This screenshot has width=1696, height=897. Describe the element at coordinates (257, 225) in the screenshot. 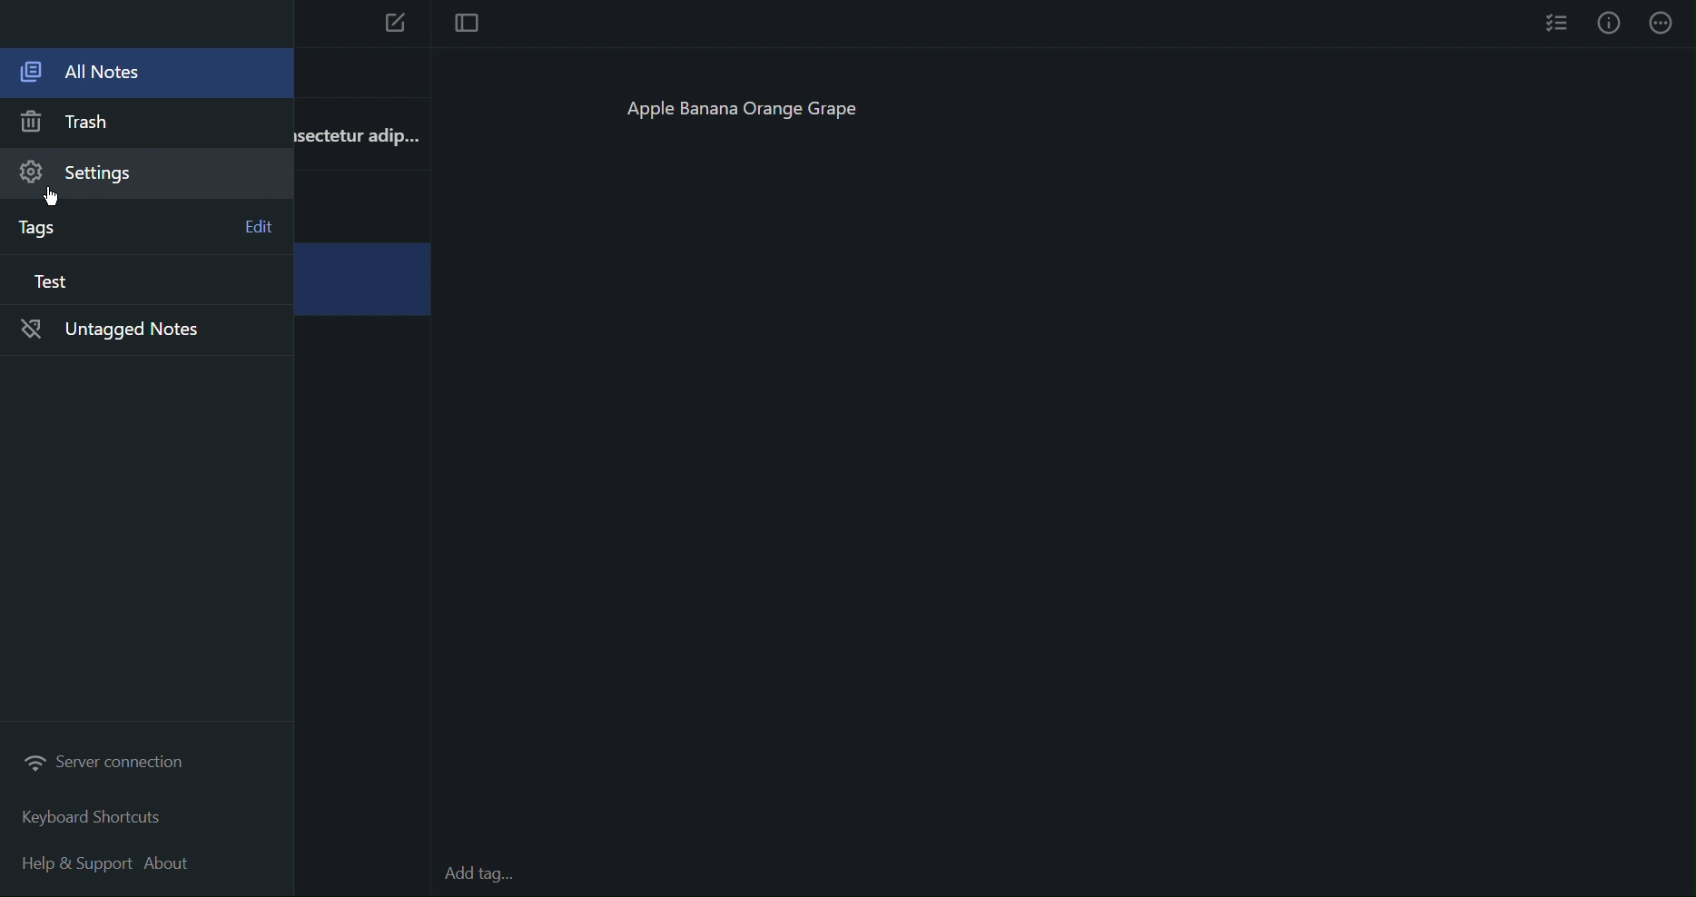

I see `Edit` at that location.